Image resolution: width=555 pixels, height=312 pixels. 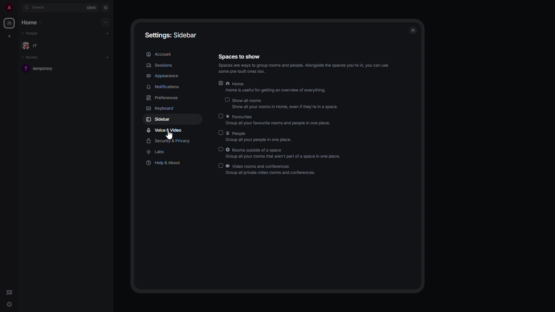 What do you see at coordinates (9, 291) in the screenshot?
I see `threads` at bounding box center [9, 291].